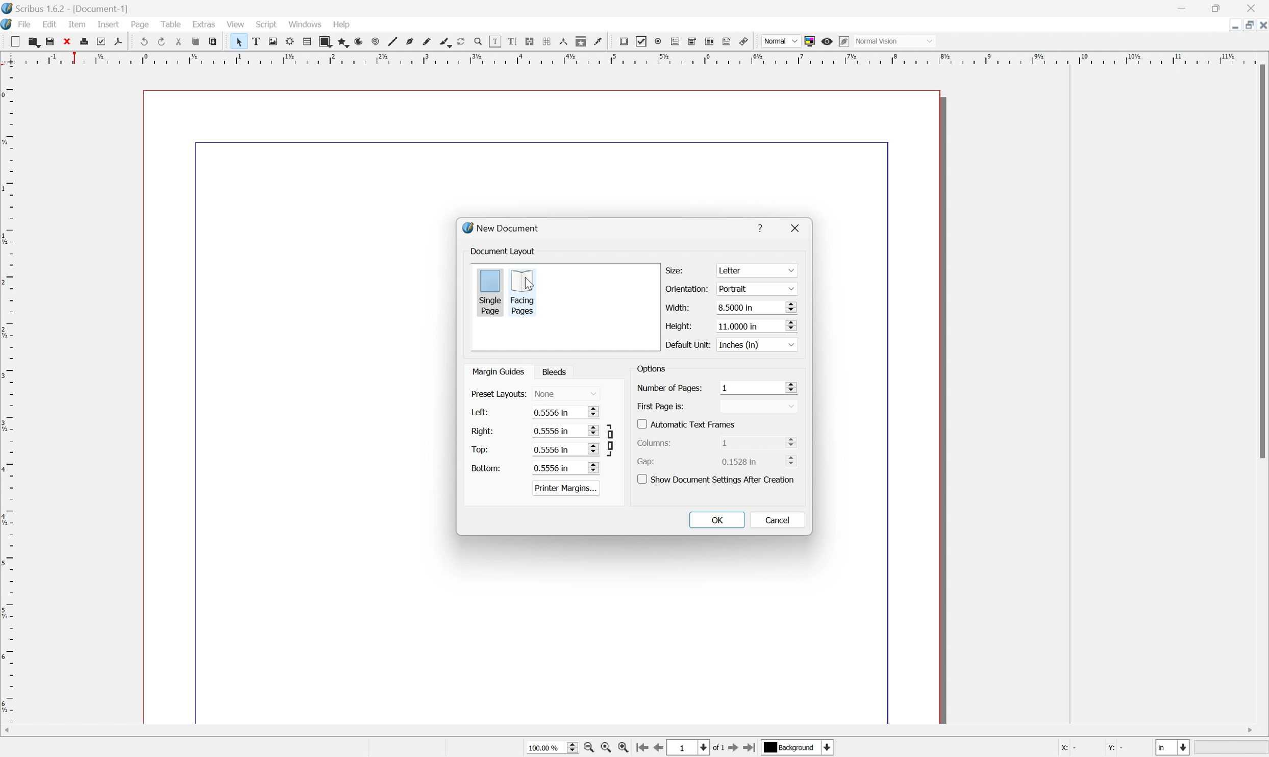  What do you see at coordinates (589, 748) in the screenshot?
I see `zoom out` at bounding box center [589, 748].